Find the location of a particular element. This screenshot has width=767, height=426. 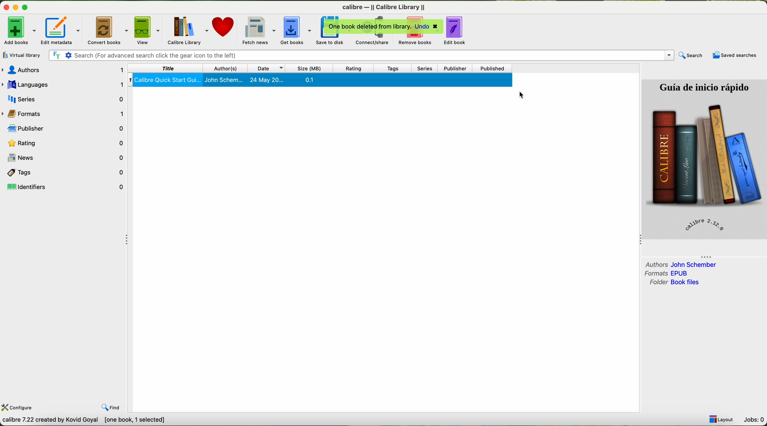

layout is located at coordinates (723, 420).